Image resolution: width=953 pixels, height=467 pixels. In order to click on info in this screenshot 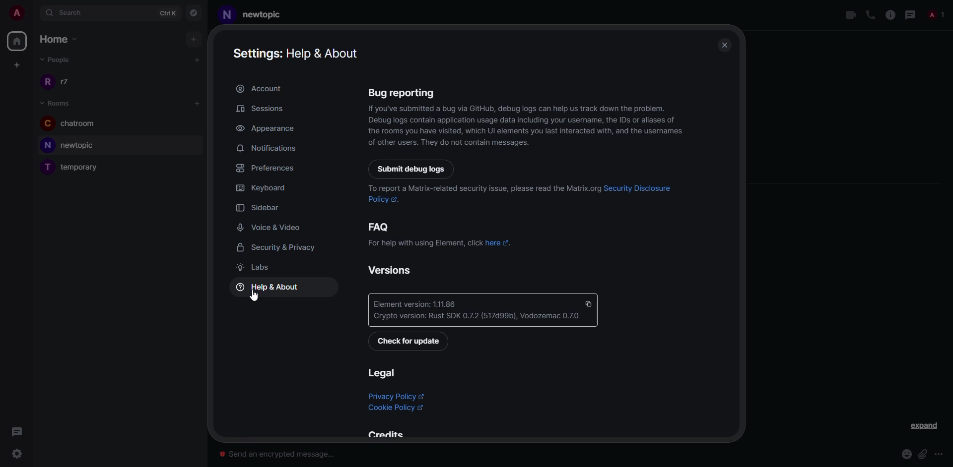, I will do `click(890, 15)`.